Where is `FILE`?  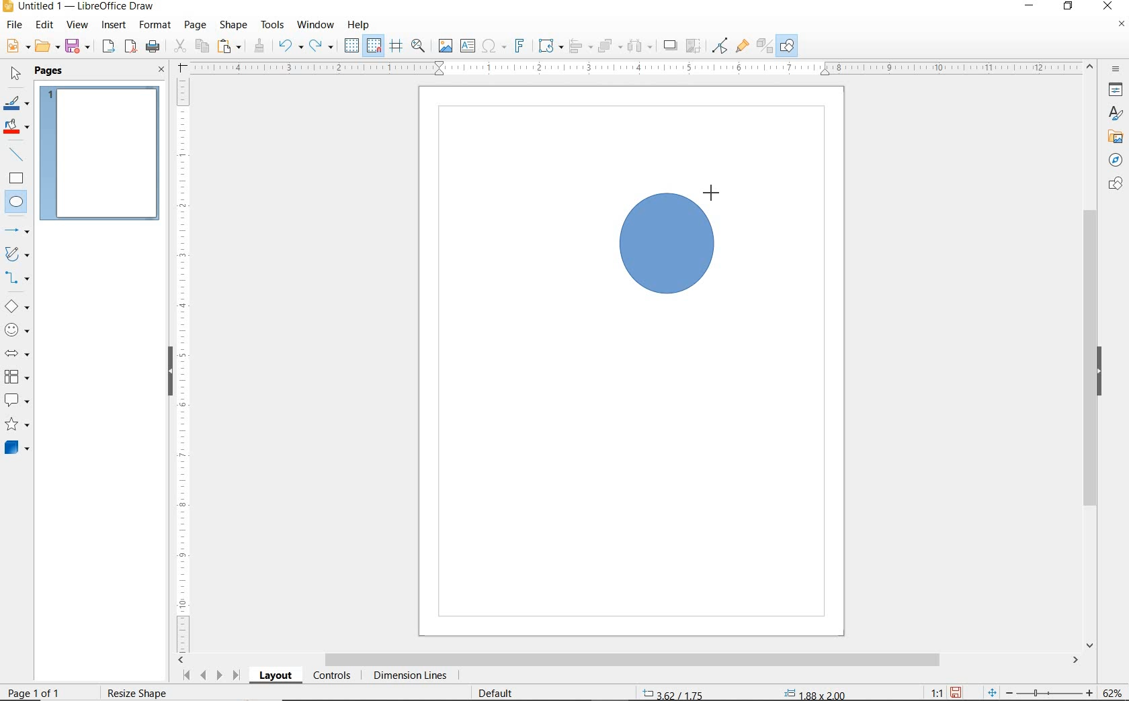 FILE is located at coordinates (15, 27).